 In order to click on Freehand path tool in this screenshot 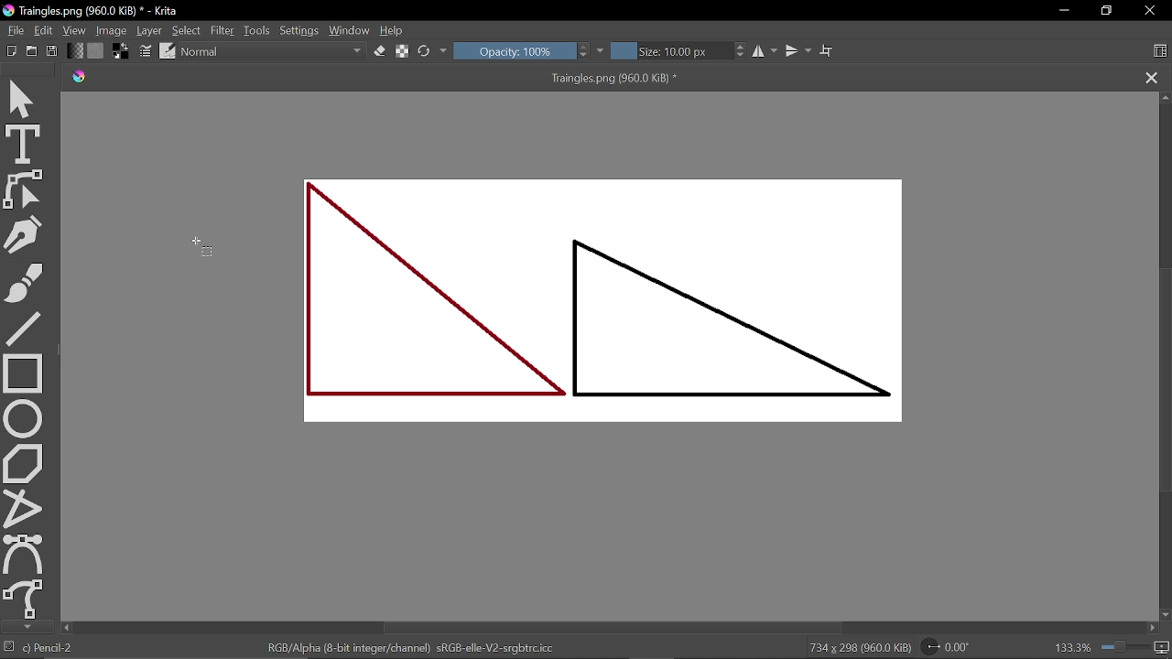, I will do `click(25, 598)`.